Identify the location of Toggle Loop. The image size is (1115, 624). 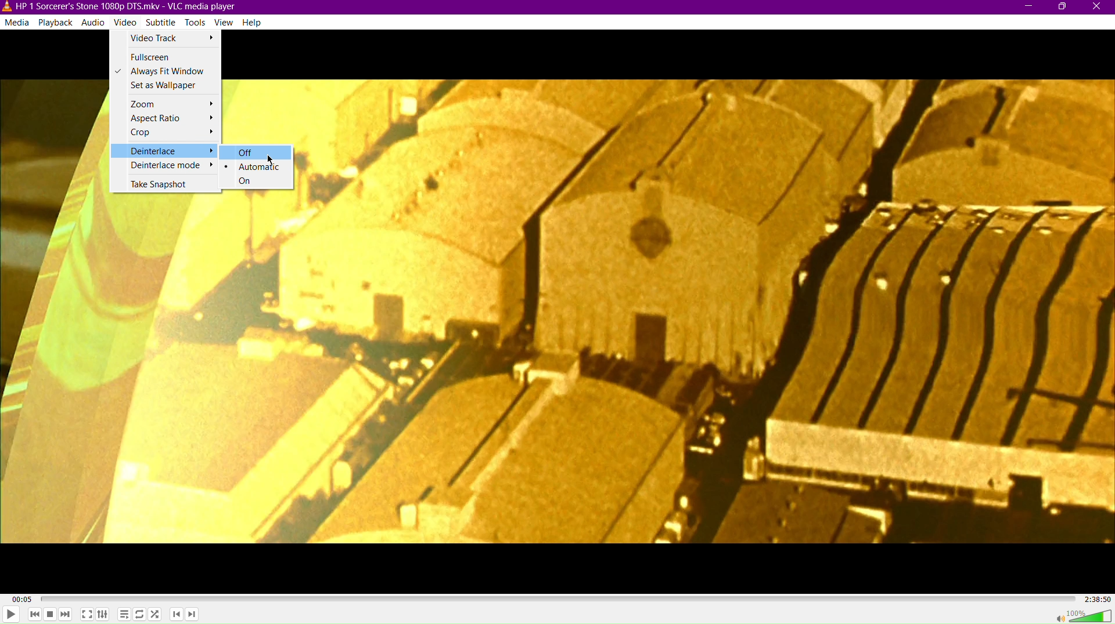
(139, 614).